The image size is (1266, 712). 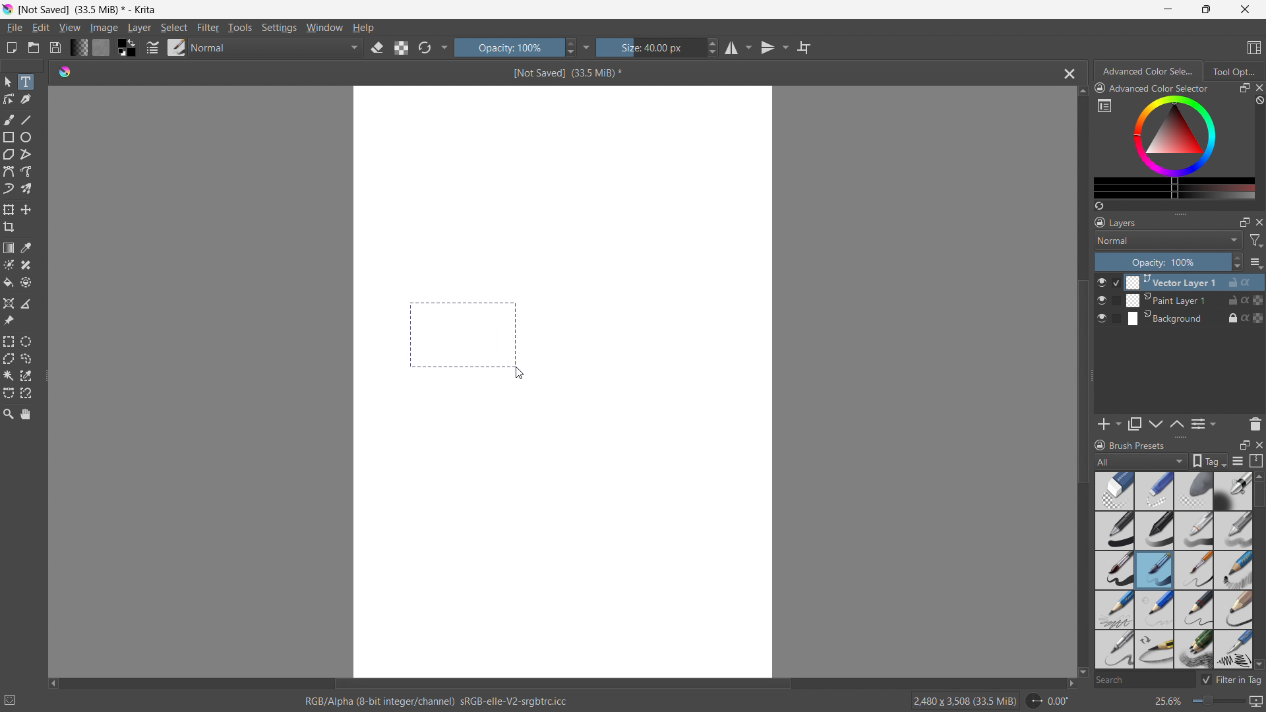 I want to click on resize, so click(x=1180, y=212).